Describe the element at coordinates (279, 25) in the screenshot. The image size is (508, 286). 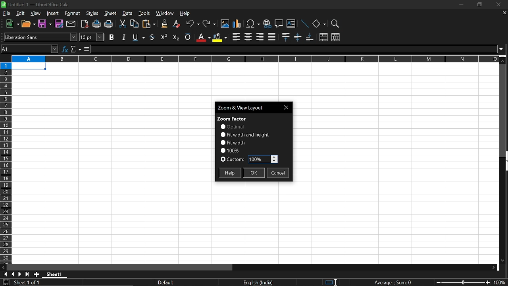
I see `comment` at that location.